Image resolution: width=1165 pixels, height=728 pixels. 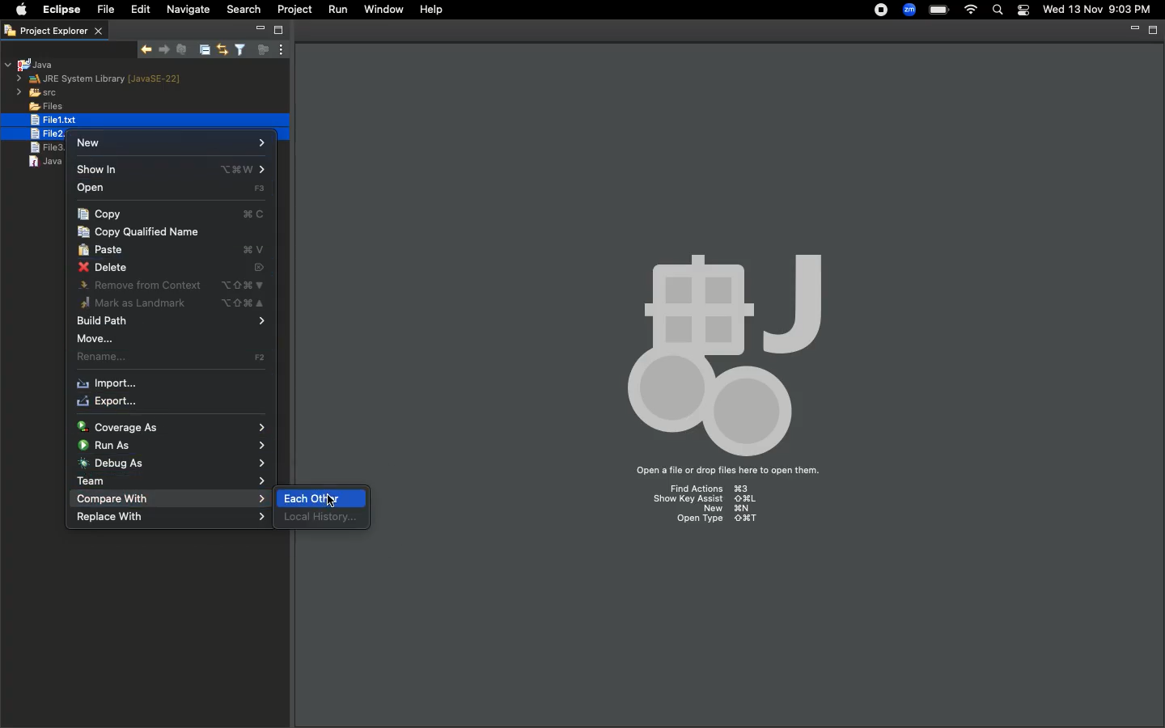 I want to click on Copy, so click(x=174, y=214).